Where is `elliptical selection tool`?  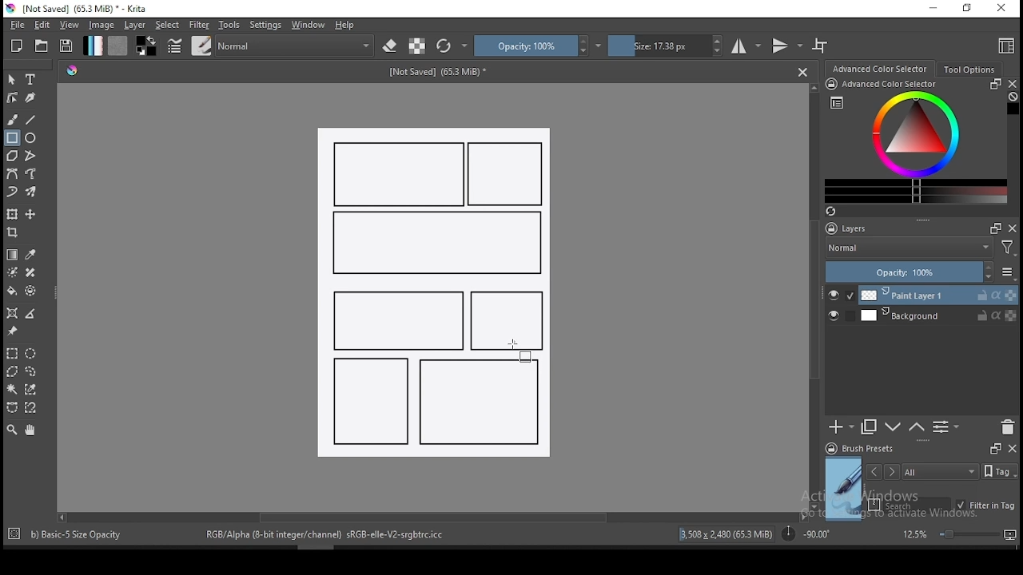 elliptical selection tool is located at coordinates (30, 354).